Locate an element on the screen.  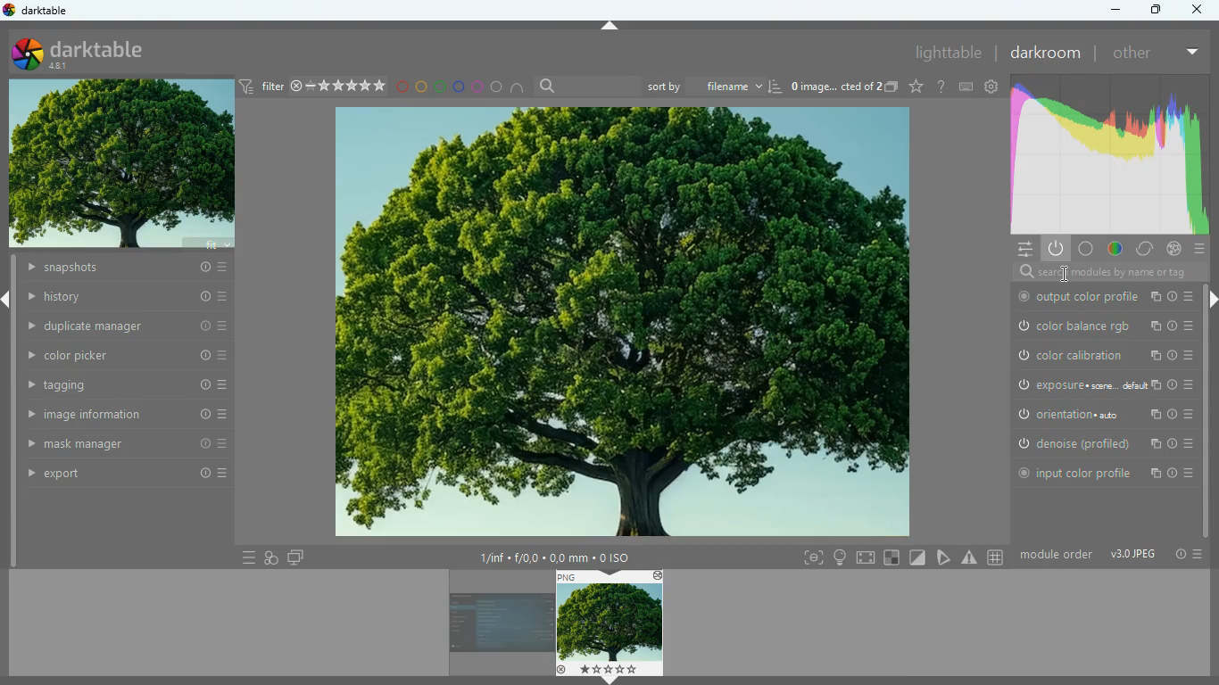
menu is located at coordinates (1198, 249).